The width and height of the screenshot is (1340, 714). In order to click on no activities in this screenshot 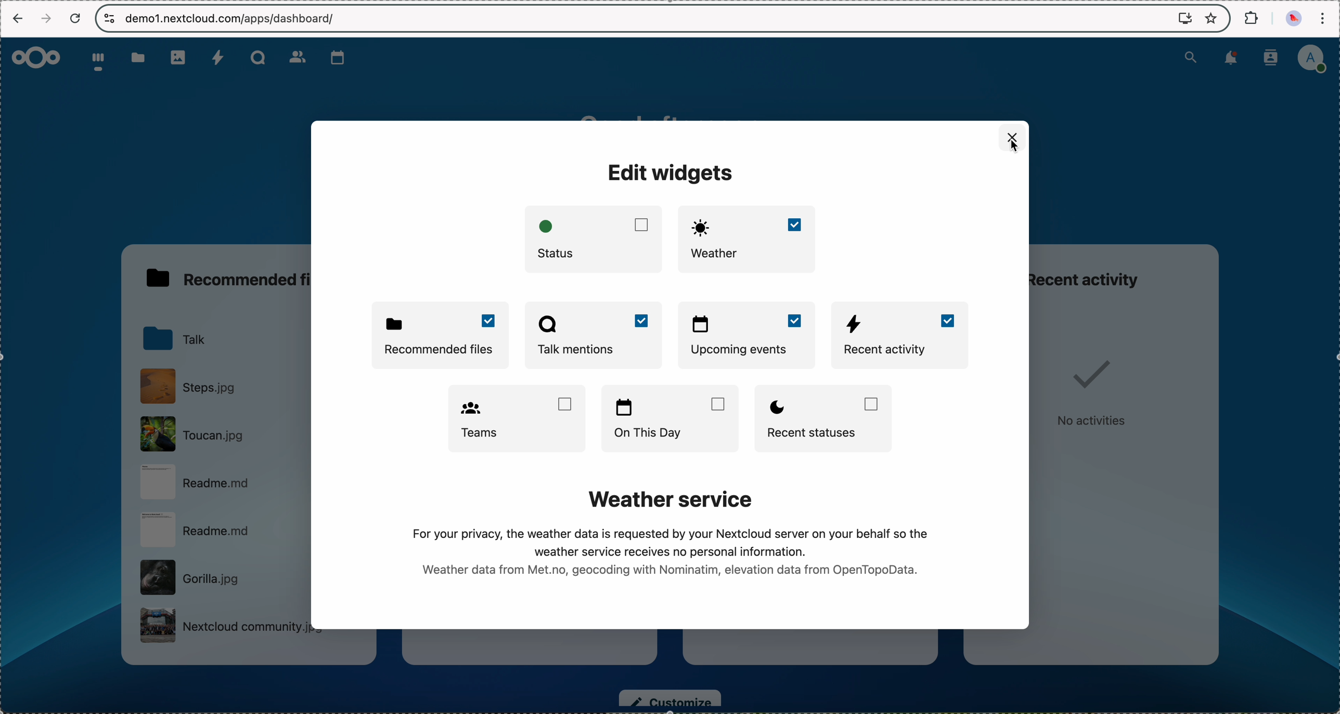, I will do `click(1093, 388)`.